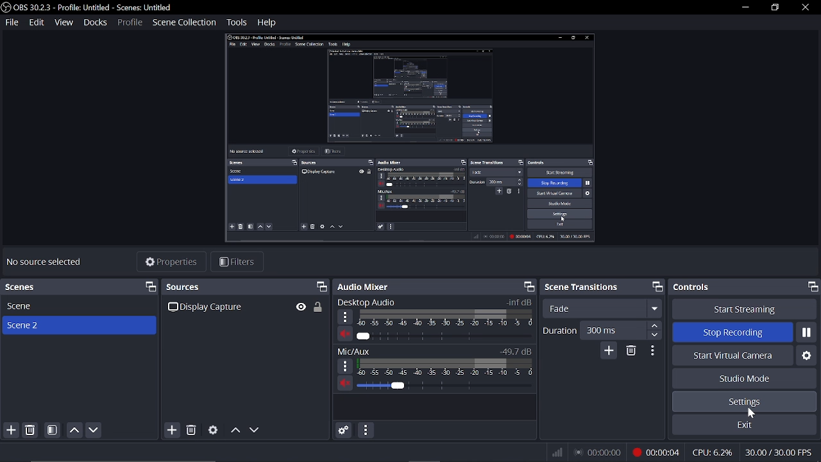  I want to click on Duration, so click(559, 330).